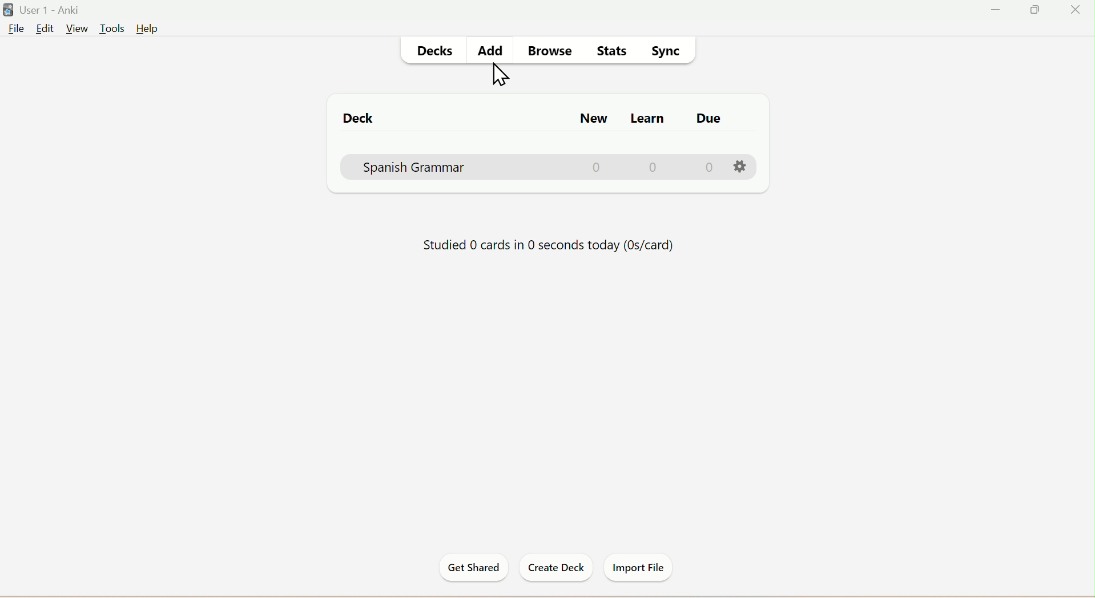 Image resolution: width=1095 pixels, height=598 pixels. I want to click on Status of Progress, so click(546, 245).